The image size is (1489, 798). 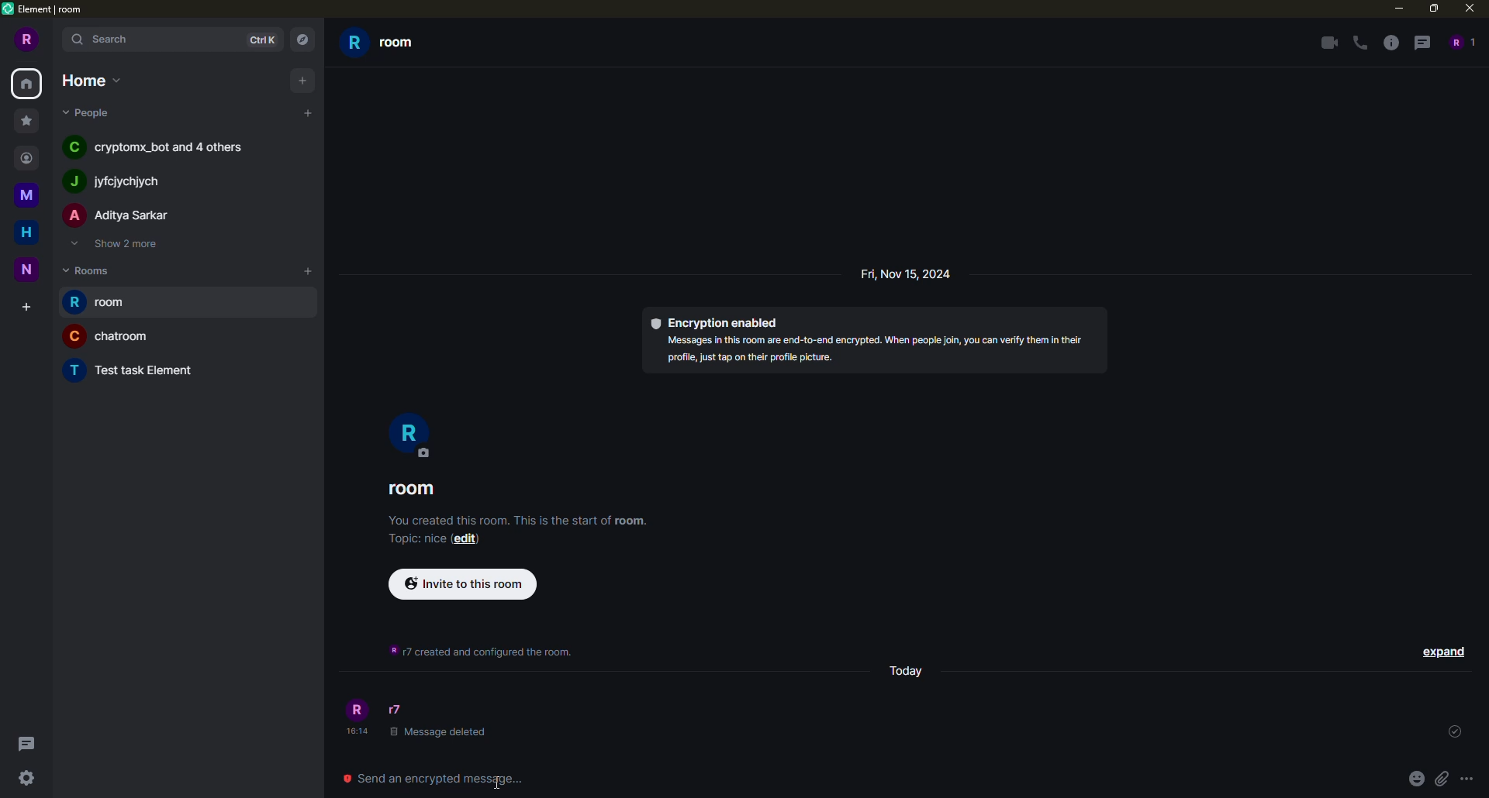 What do you see at coordinates (29, 270) in the screenshot?
I see `space` at bounding box center [29, 270].